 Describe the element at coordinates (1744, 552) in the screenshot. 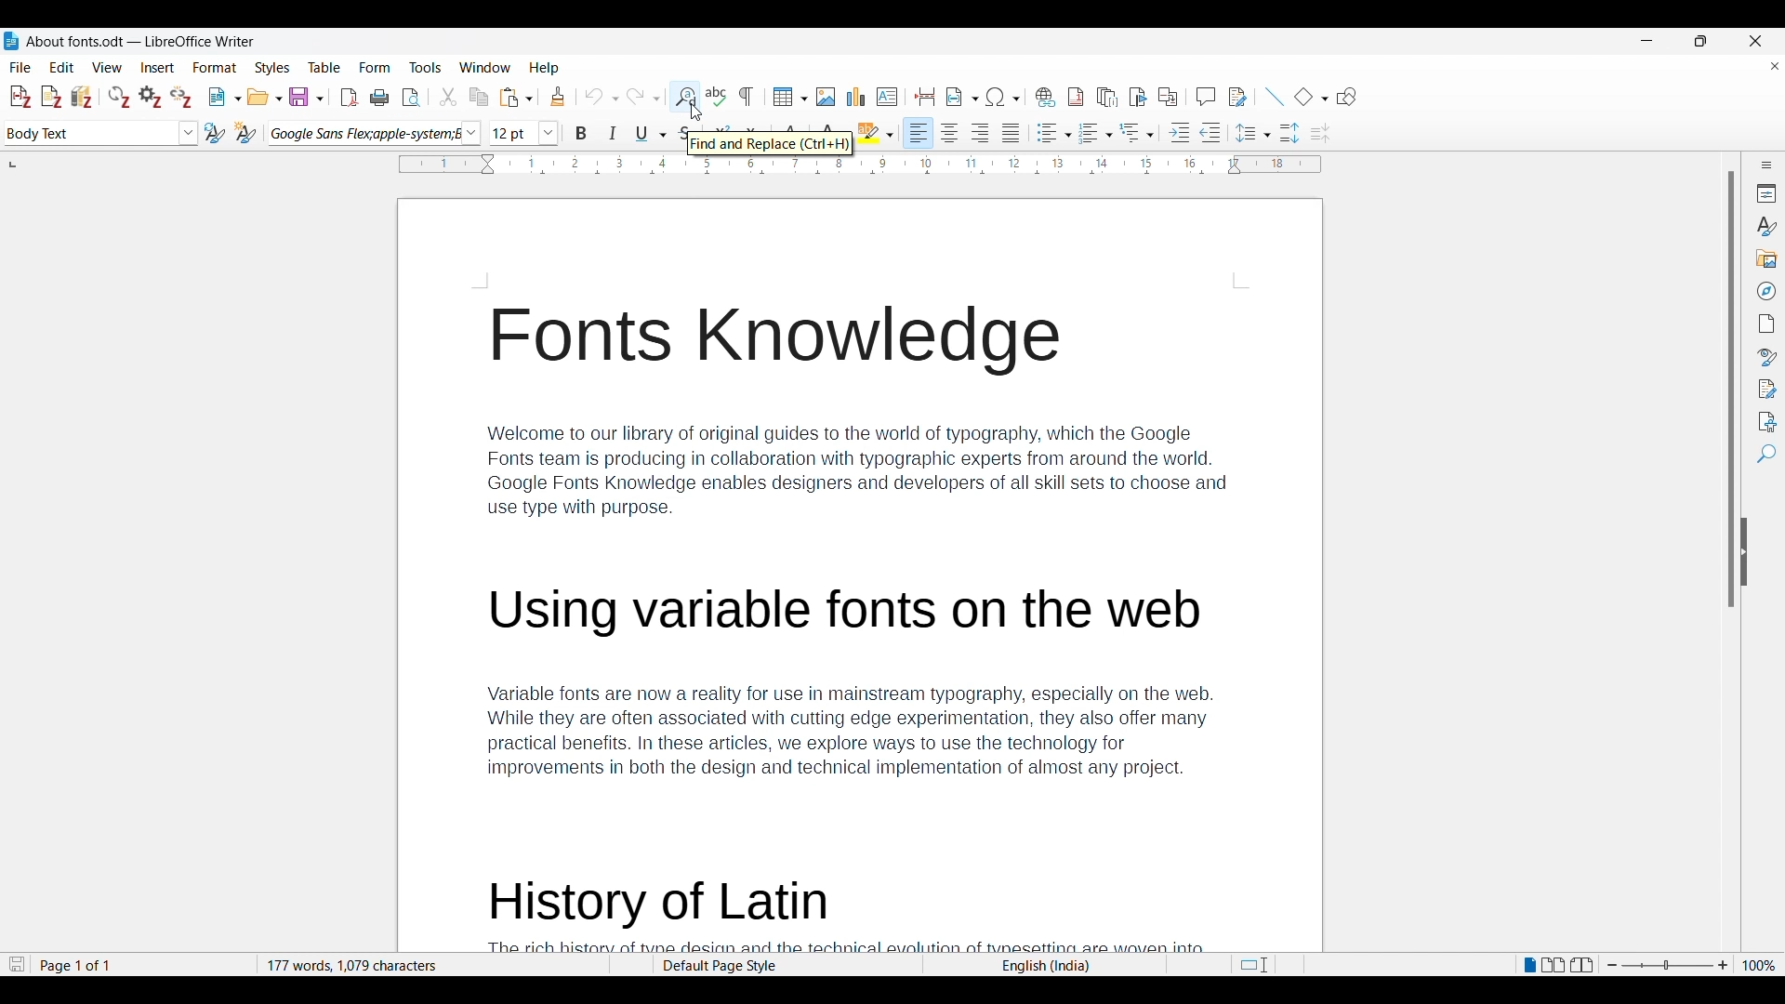

I see `Hide right sidebar` at that location.